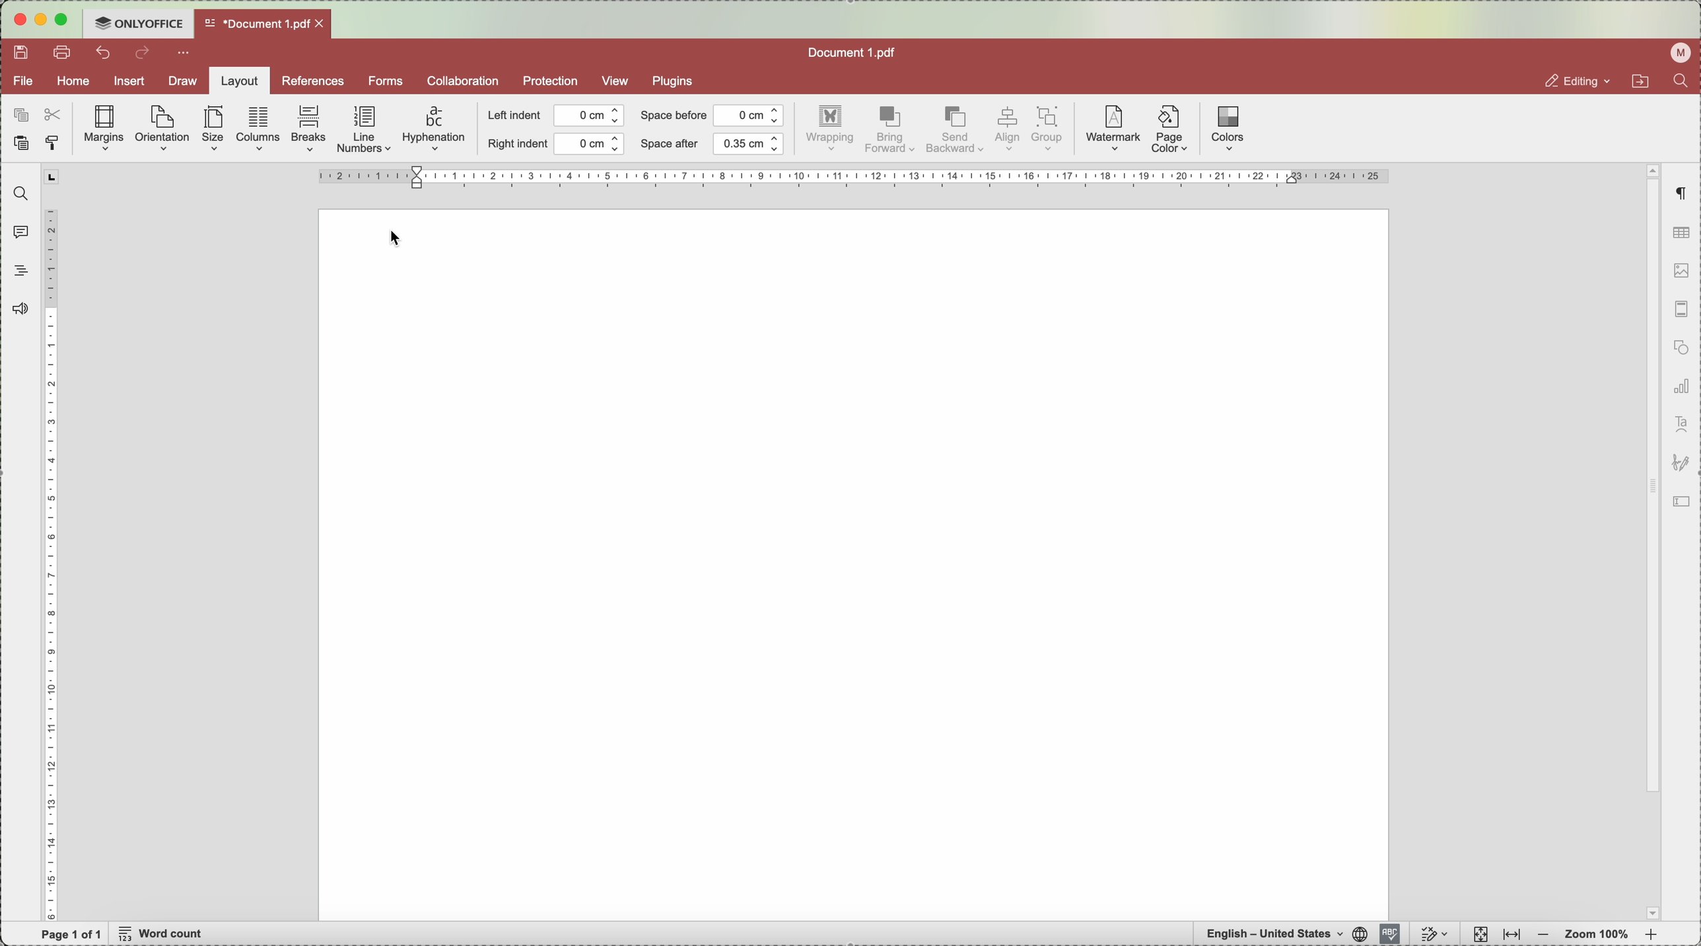 The width and height of the screenshot is (1701, 946). I want to click on right indent, so click(555, 145).